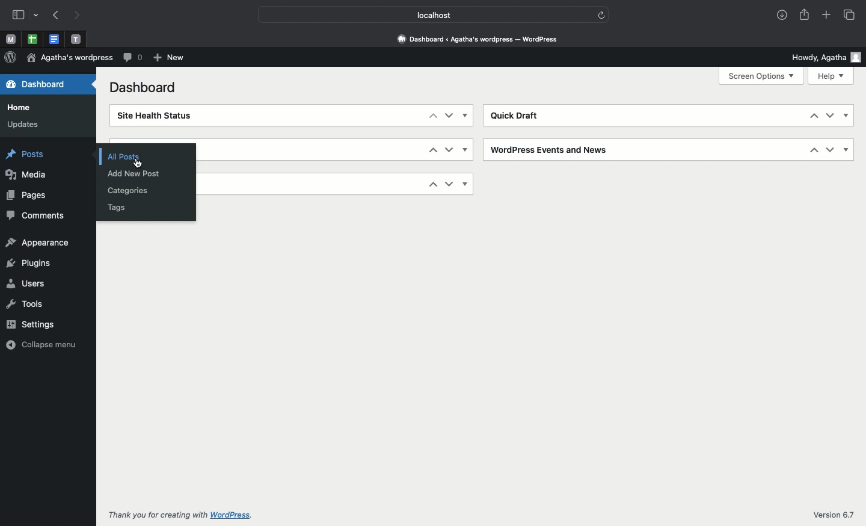 The image size is (866, 526). I want to click on Dashboard, so click(141, 88).